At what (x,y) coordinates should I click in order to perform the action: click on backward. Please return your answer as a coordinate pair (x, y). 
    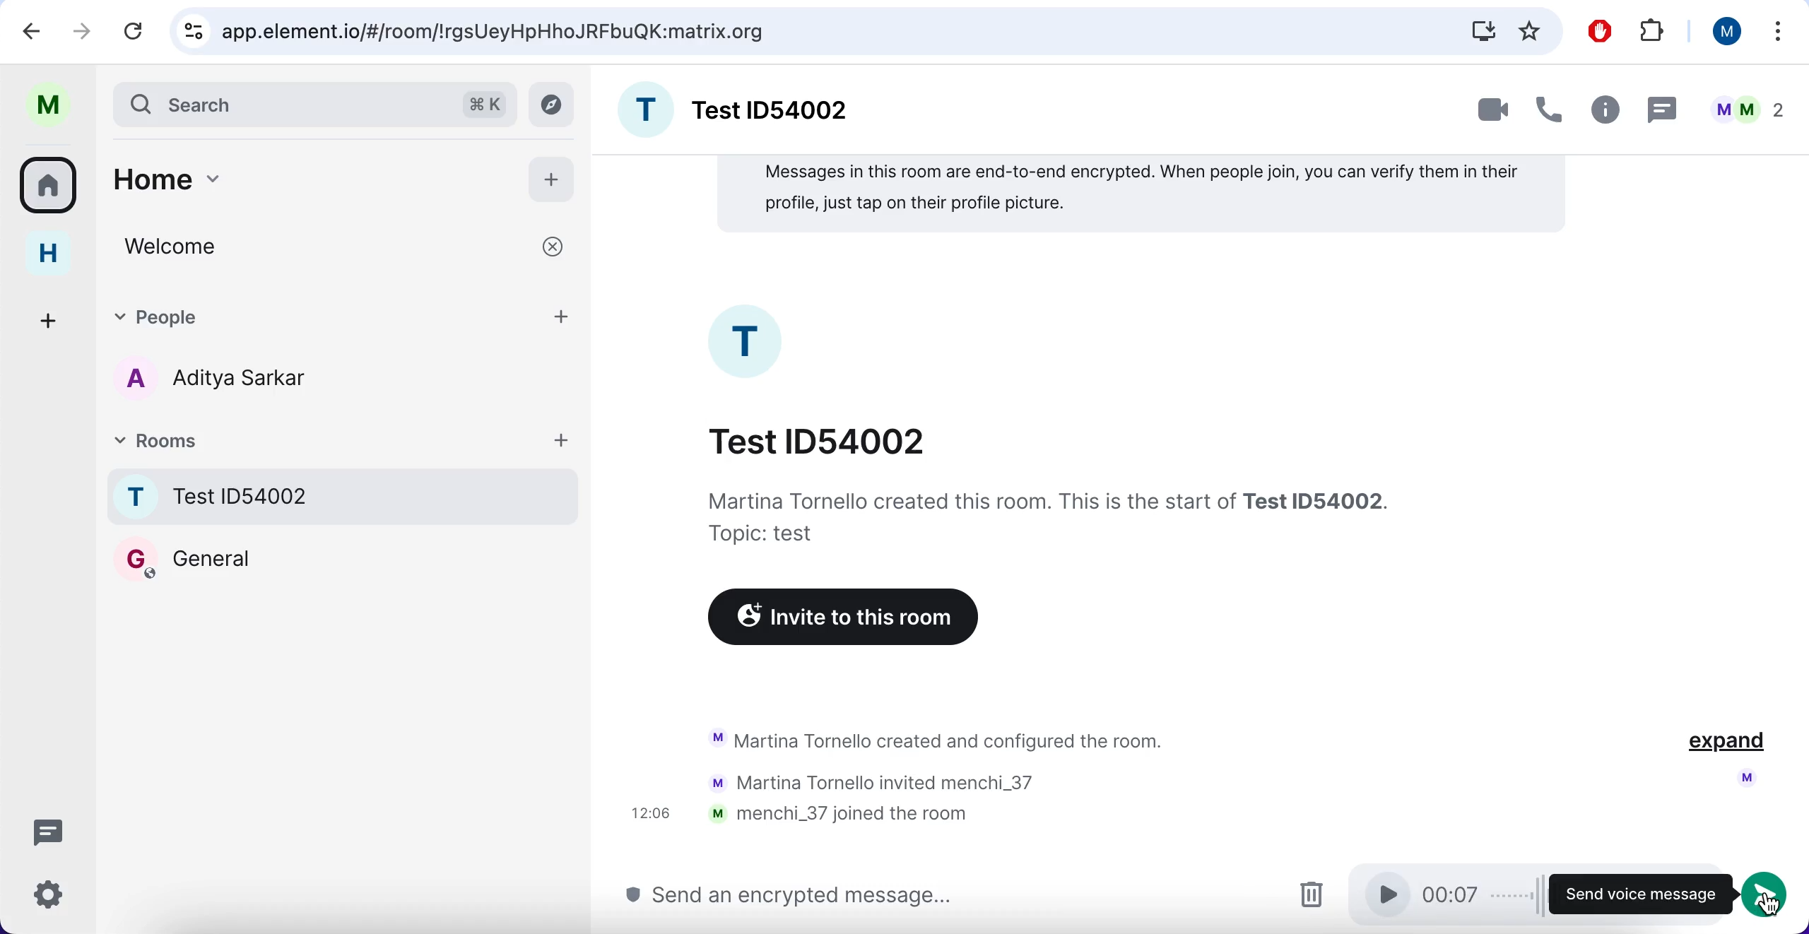
    Looking at the image, I should click on (25, 30).